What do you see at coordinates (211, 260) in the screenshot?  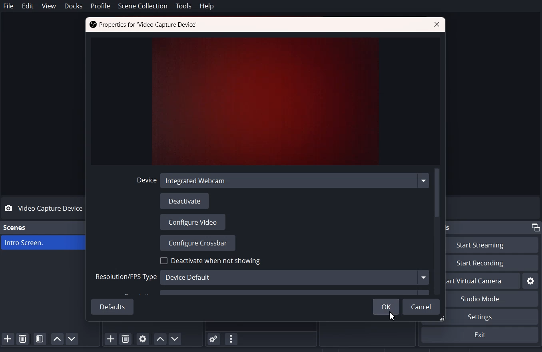 I see `Deactivate when not showing` at bounding box center [211, 260].